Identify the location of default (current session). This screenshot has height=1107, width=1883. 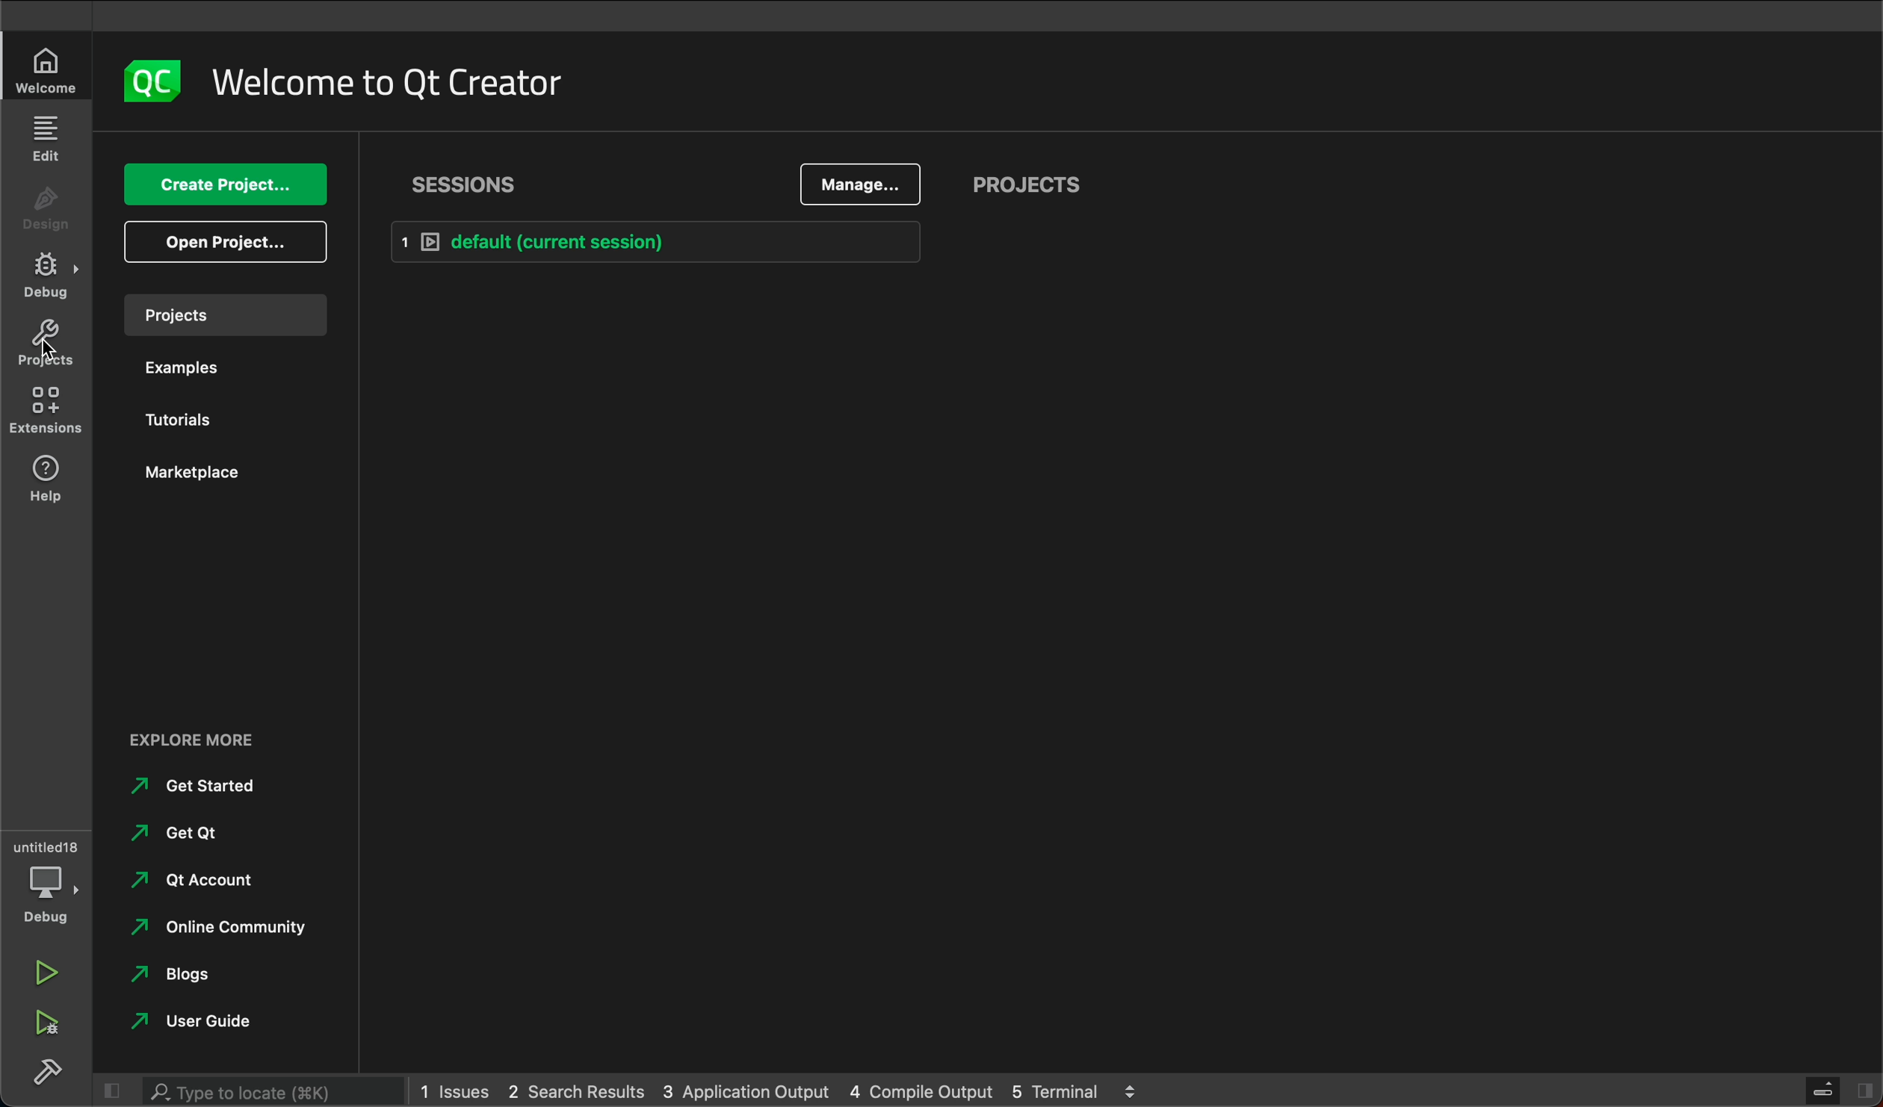
(703, 240).